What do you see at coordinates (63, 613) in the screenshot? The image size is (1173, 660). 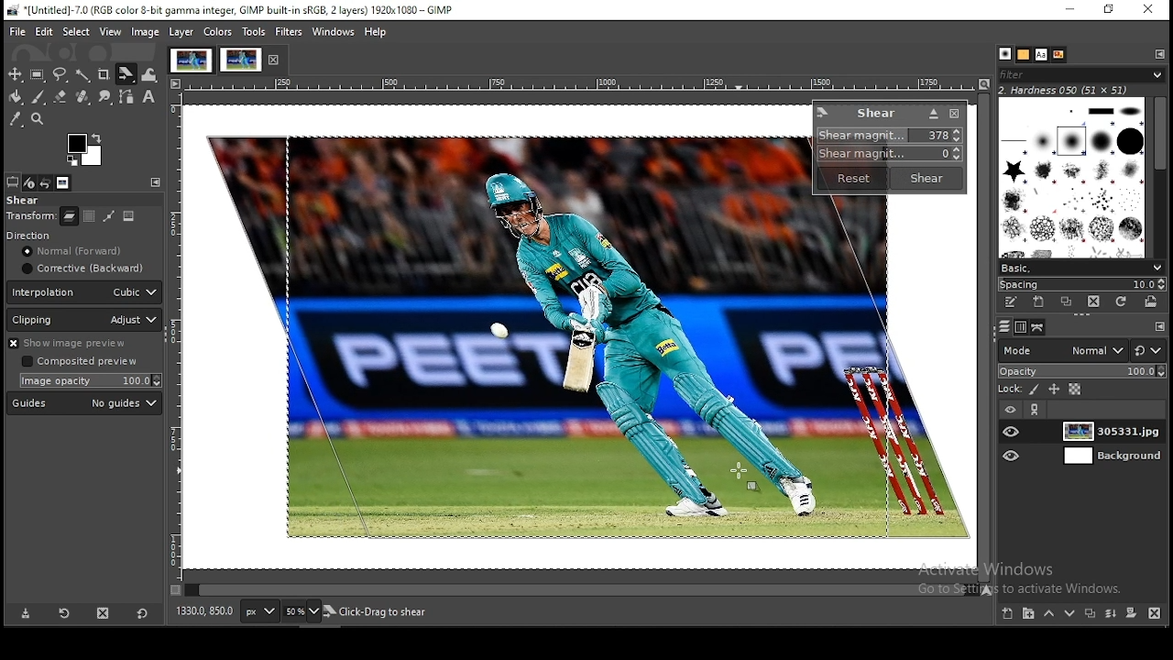 I see `restore tool preset` at bounding box center [63, 613].